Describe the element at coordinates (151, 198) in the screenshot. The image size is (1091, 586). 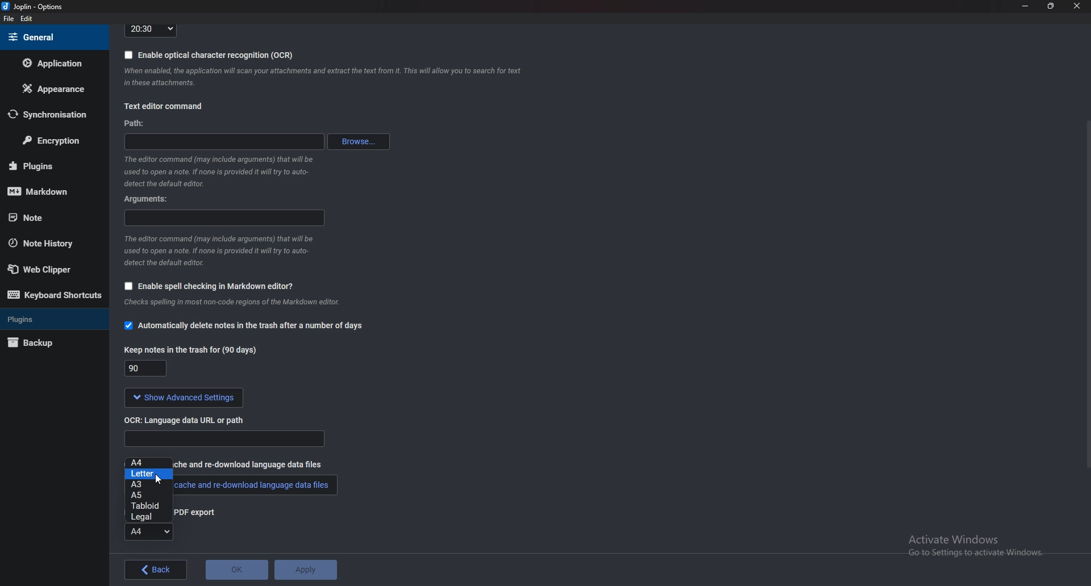
I see `Arguments` at that location.